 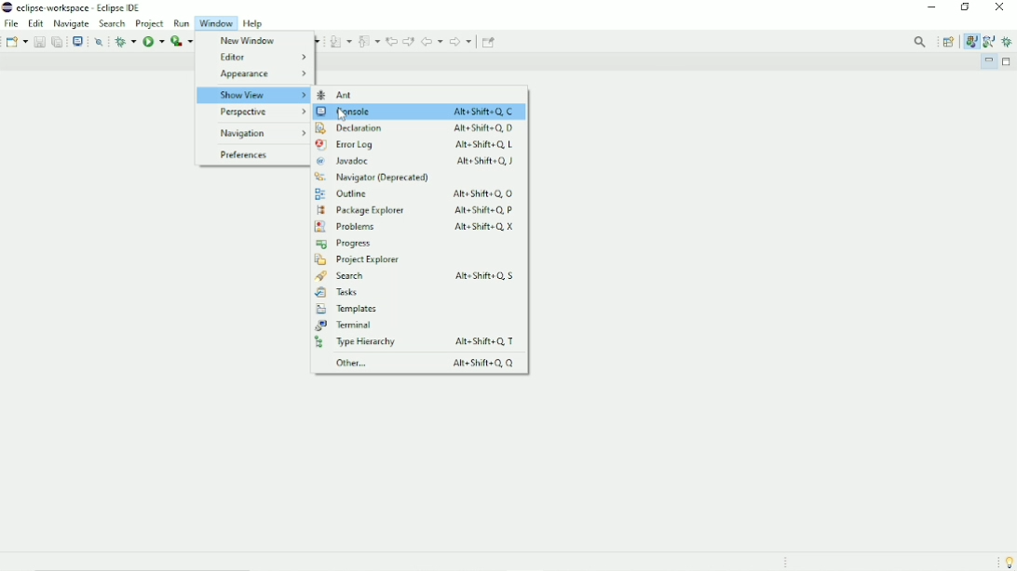 What do you see at coordinates (125, 41) in the screenshot?
I see `Debug` at bounding box center [125, 41].